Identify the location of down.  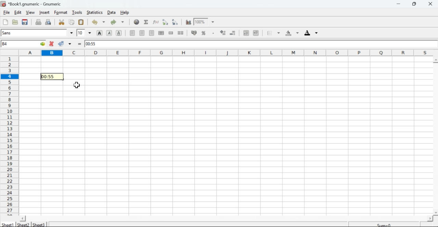
(71, 32).